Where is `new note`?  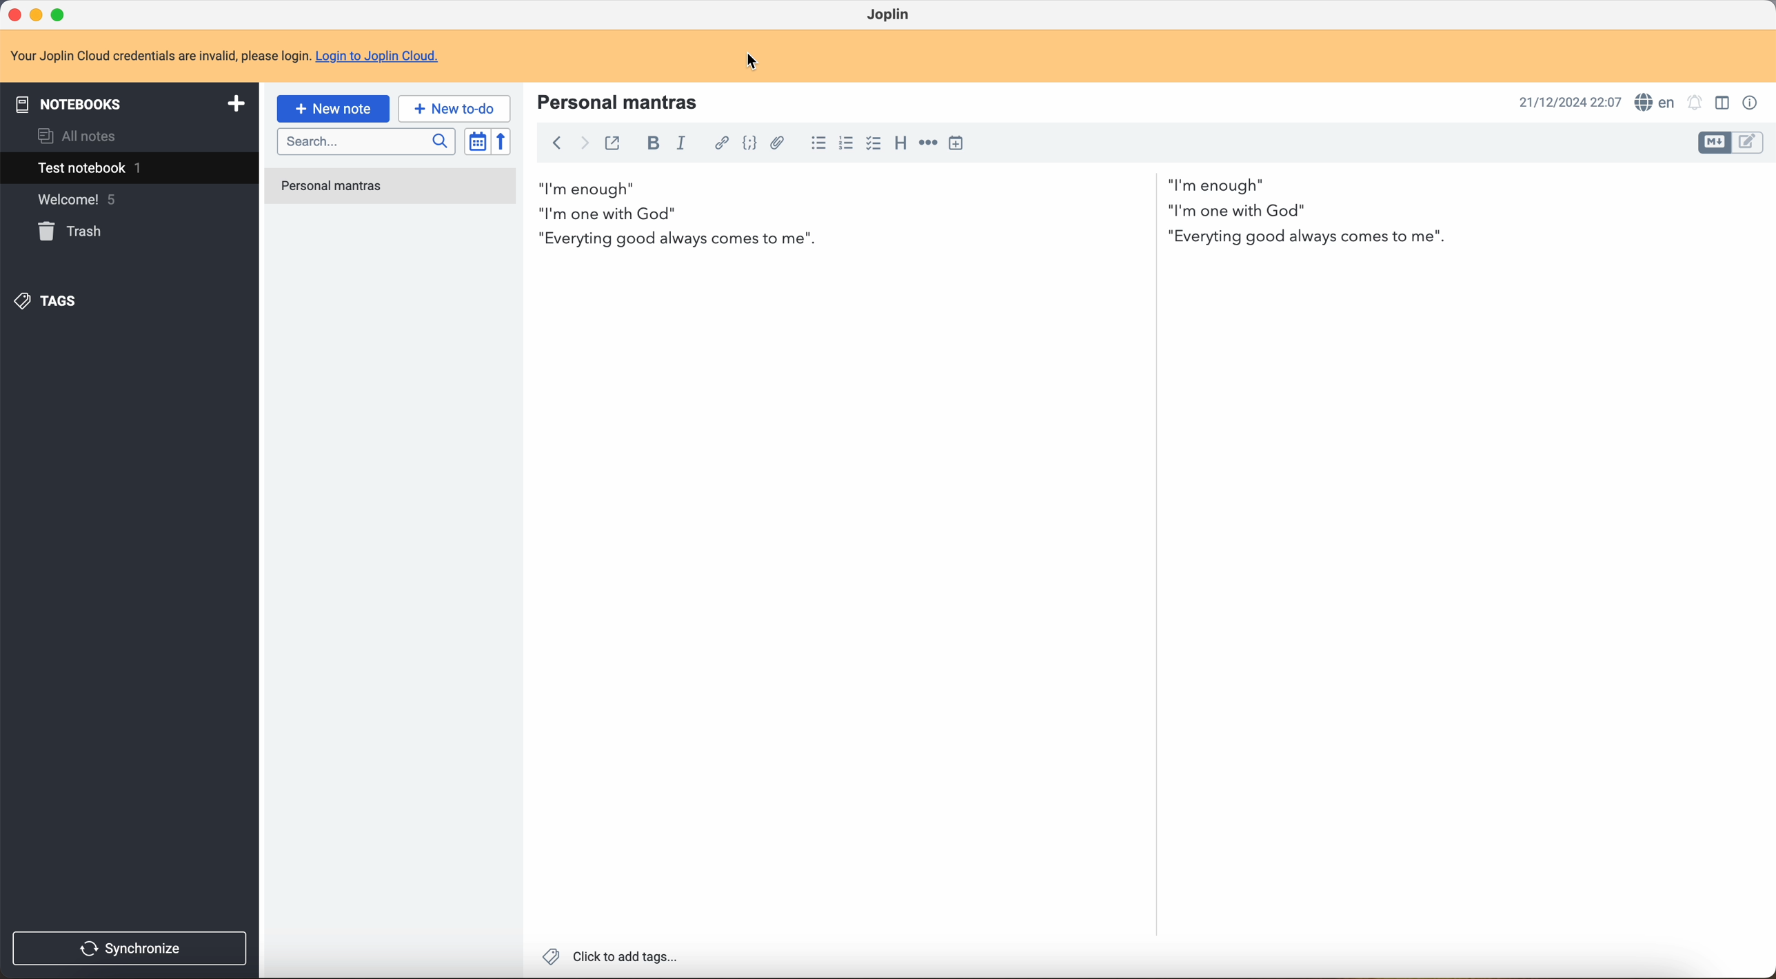
new note is located at coordinates (332, 107).